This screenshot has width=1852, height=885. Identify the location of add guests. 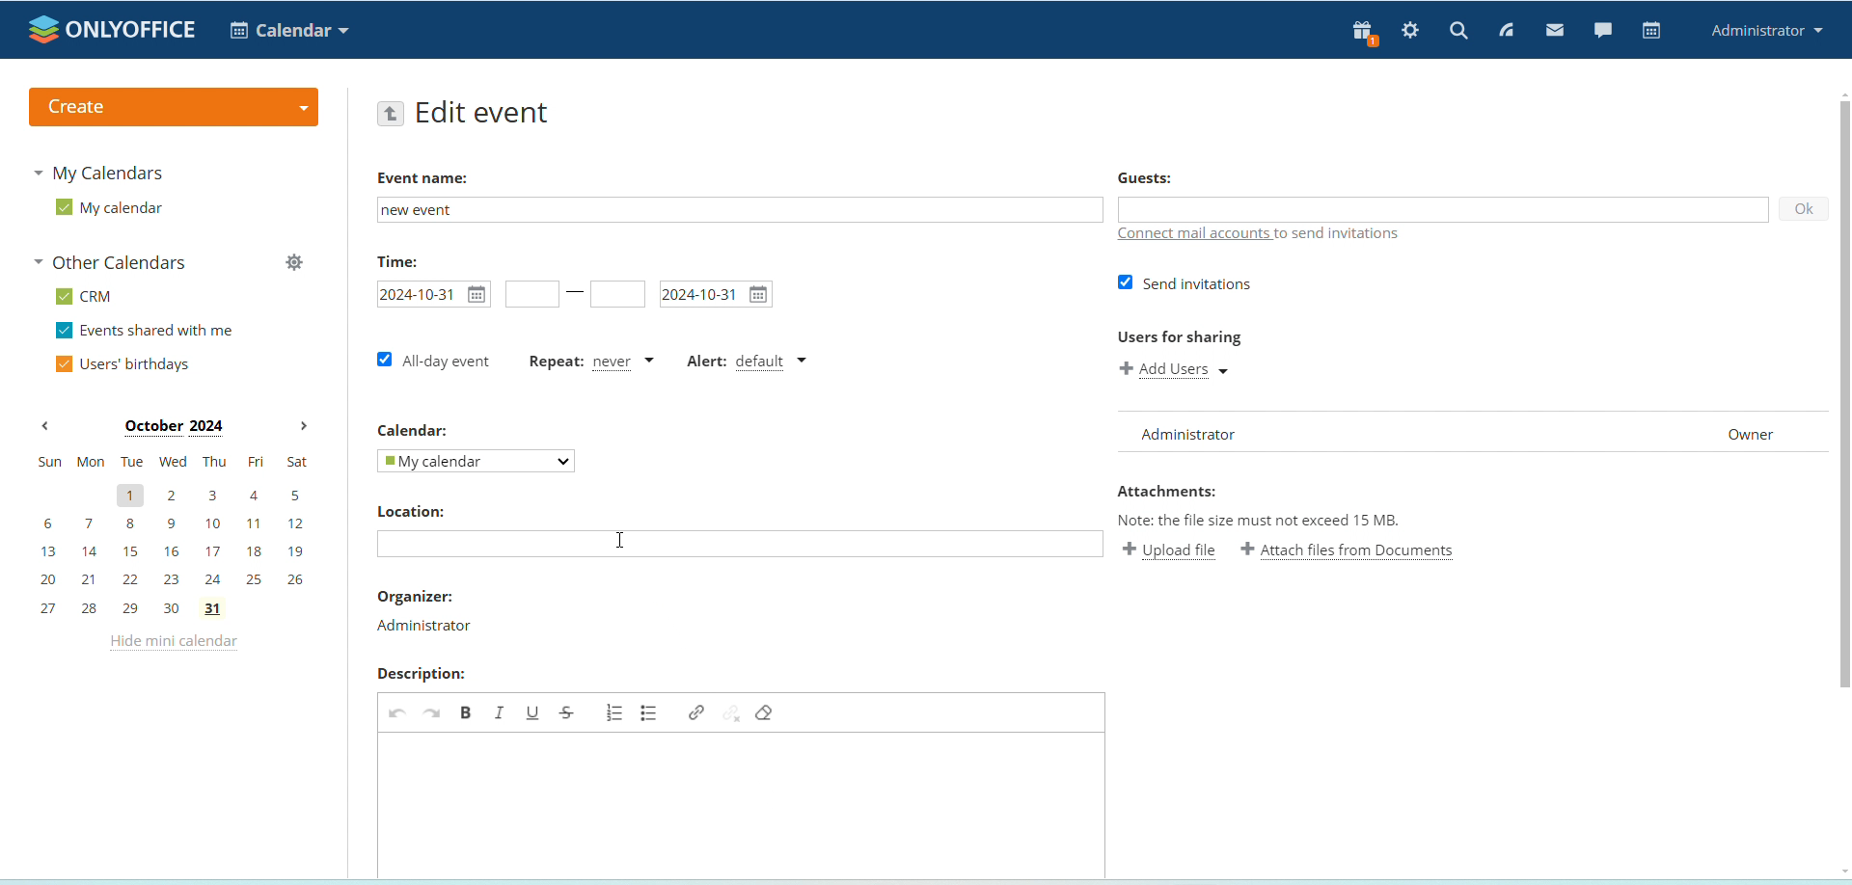
(1441, 210).